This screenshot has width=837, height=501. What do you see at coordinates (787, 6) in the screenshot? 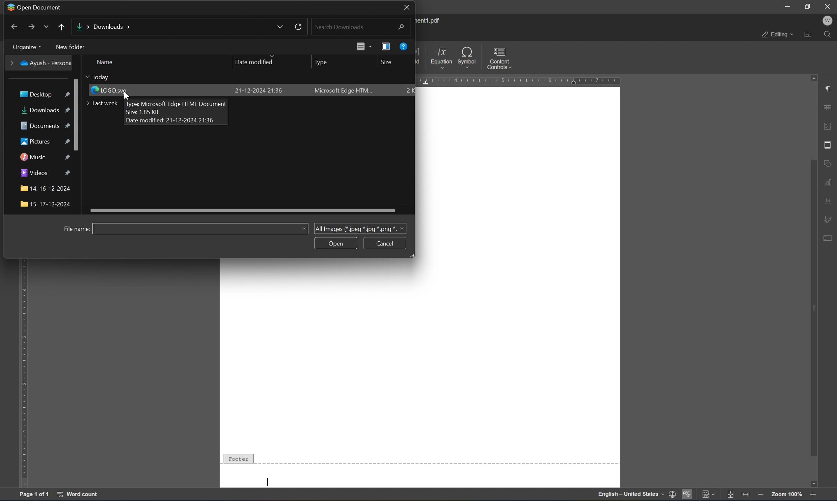
I see `minimize` at bounding box center [787, 6].